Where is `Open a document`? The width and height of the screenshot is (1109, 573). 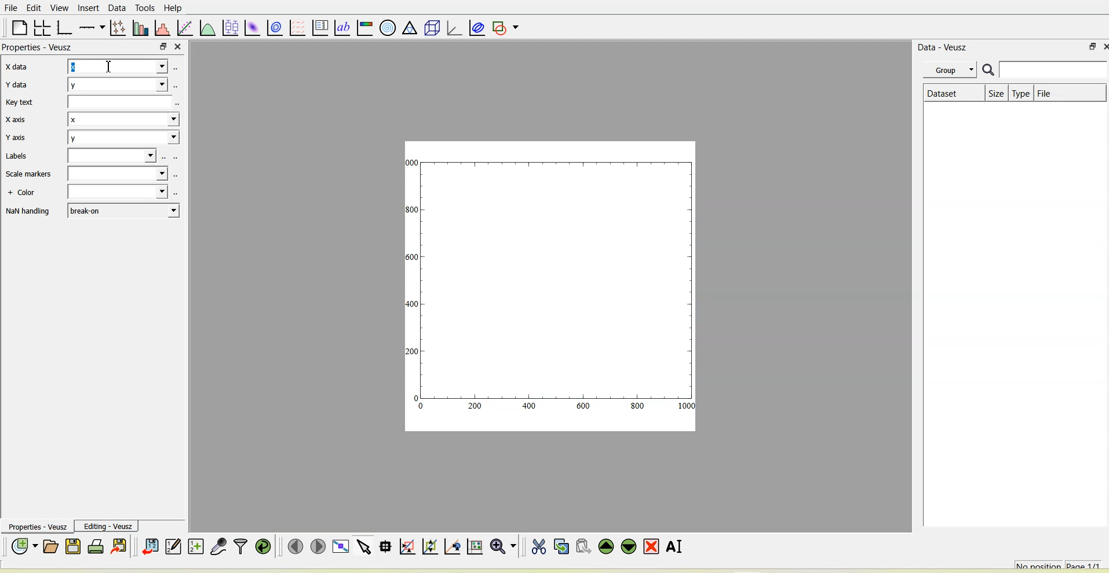
Open a document is located at coordinates (52, 547).